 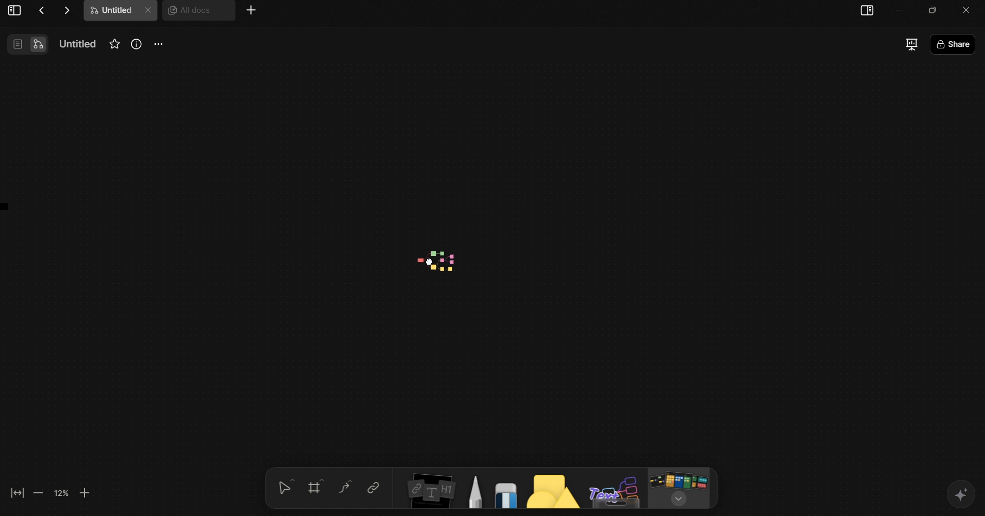 What do you see at coordinates (430, 259) in the screenshot?
I see `mind map` at bounding box center [430, 259].